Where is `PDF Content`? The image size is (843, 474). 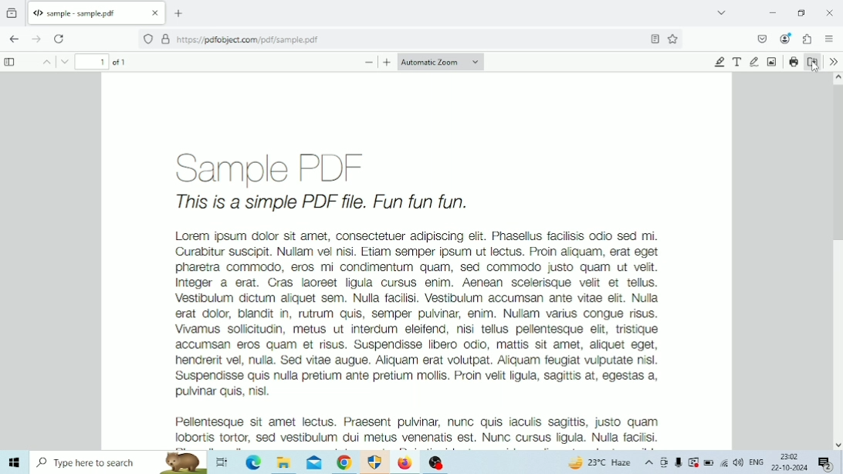
PDF Content is located at coordinates (417, 261).